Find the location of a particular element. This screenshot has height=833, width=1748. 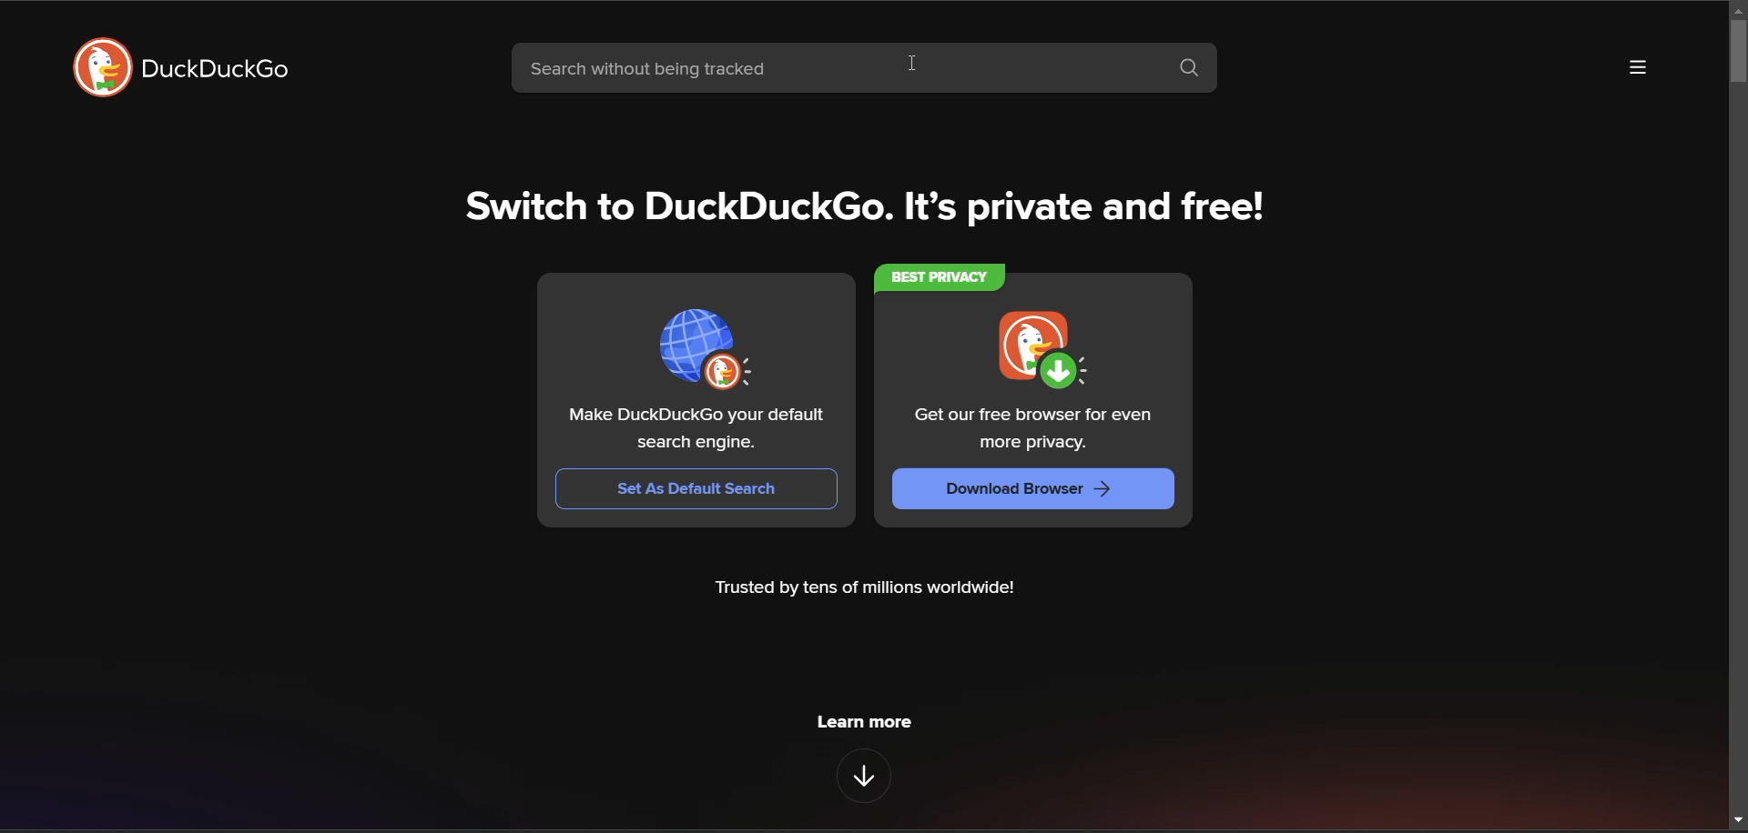

Download Browser > is located at coordinates (1033, 489).